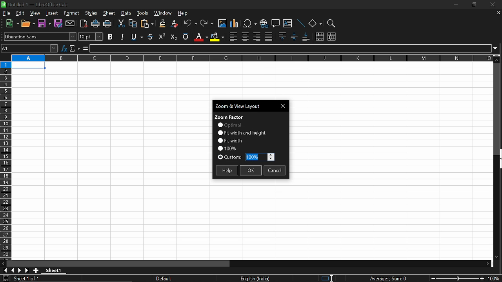  What do you see at coordinates (75, 47) in the screenshot?
I see `select function` at bounding box center [75, 47].